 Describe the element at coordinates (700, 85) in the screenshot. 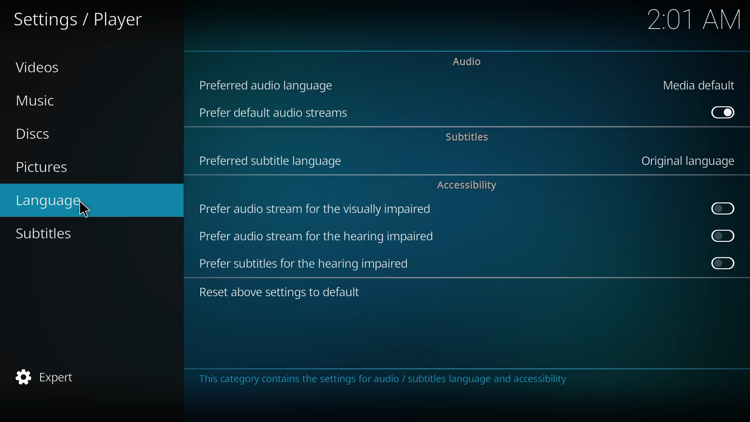

I see `media default` at that location.